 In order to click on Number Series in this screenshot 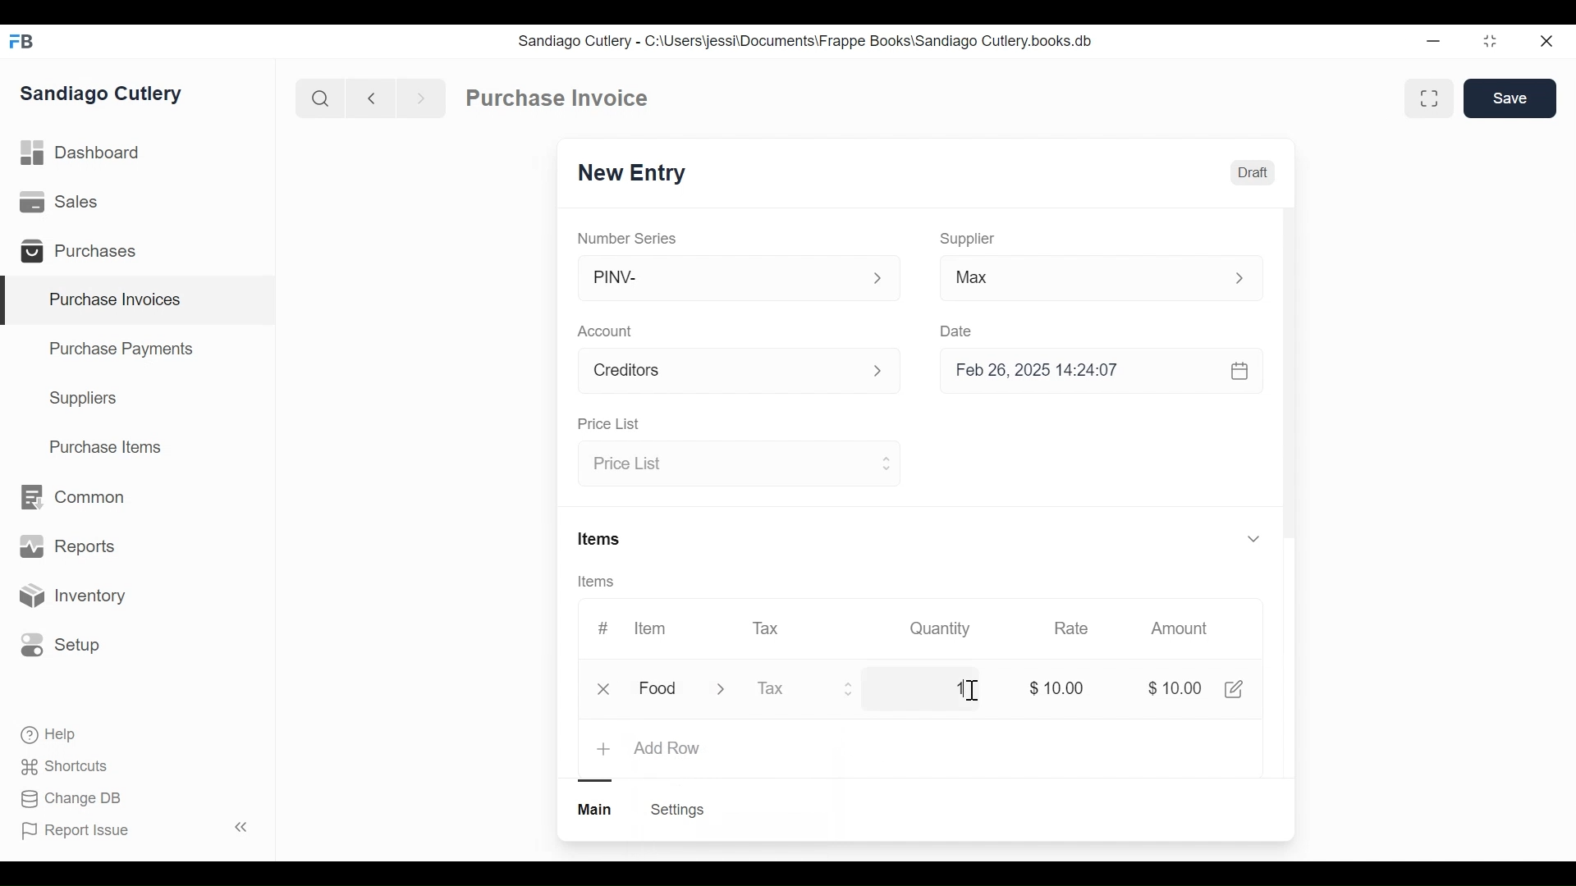, I will do `click(629, 238)`.